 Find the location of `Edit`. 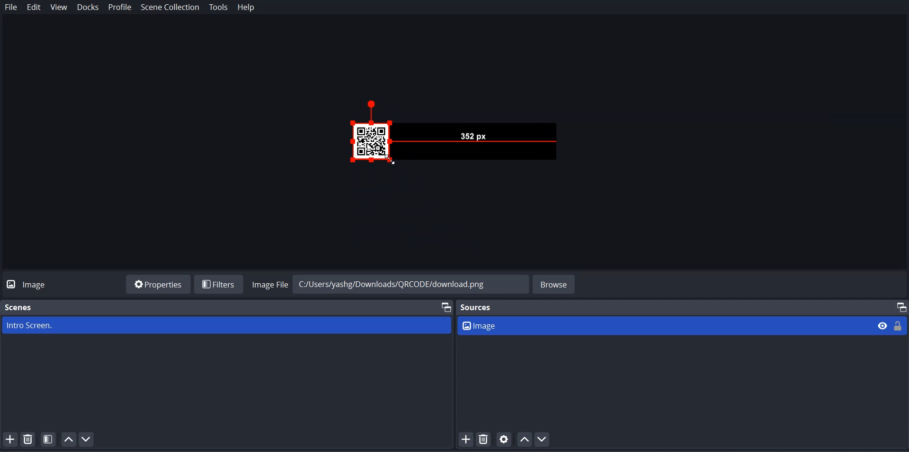

Edit is located at coordinates (34, 8).